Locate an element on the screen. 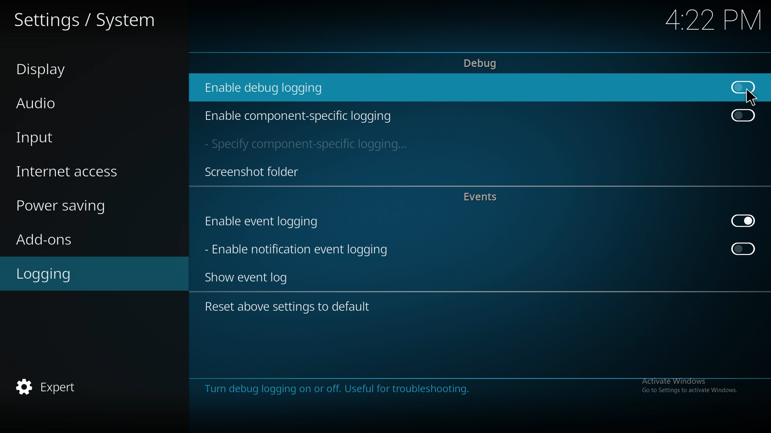  reset above settings to default is located at coordinates (294, 308).